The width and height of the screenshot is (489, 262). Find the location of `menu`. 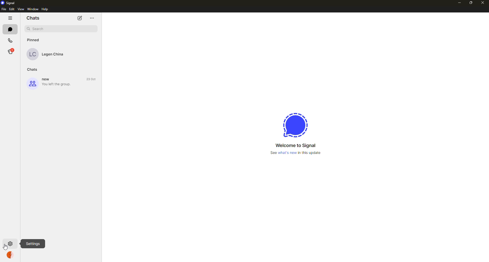

menu is located at coordinates (92, 18).